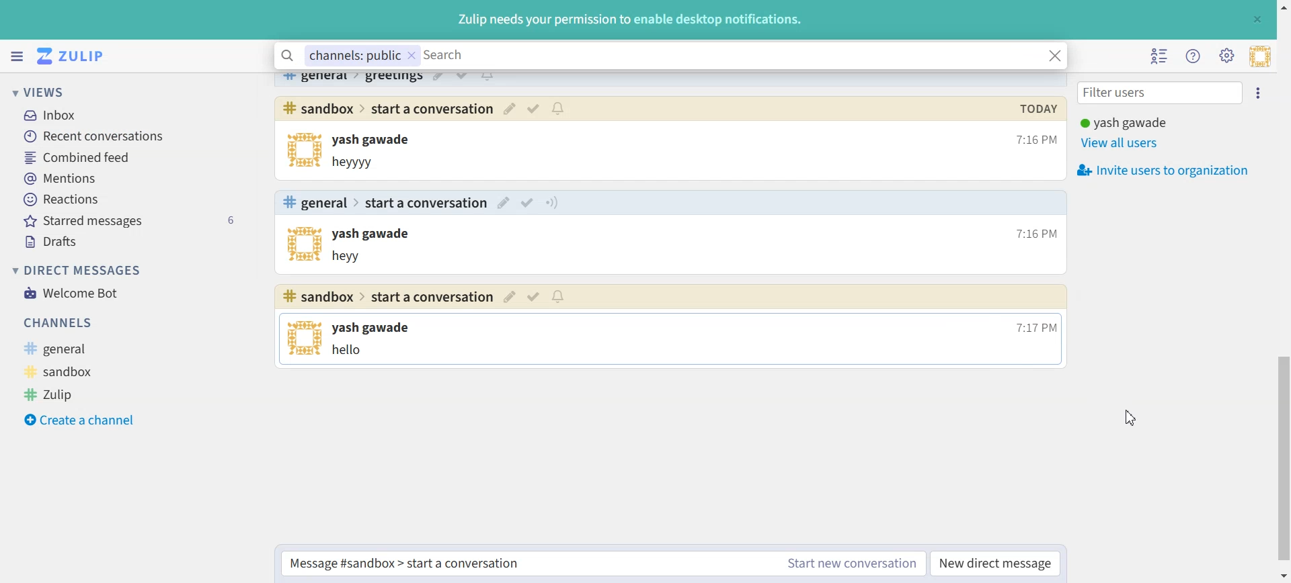  I want to click on Message #sandbox > start a conversation Start new conversation, so click(602, 564).